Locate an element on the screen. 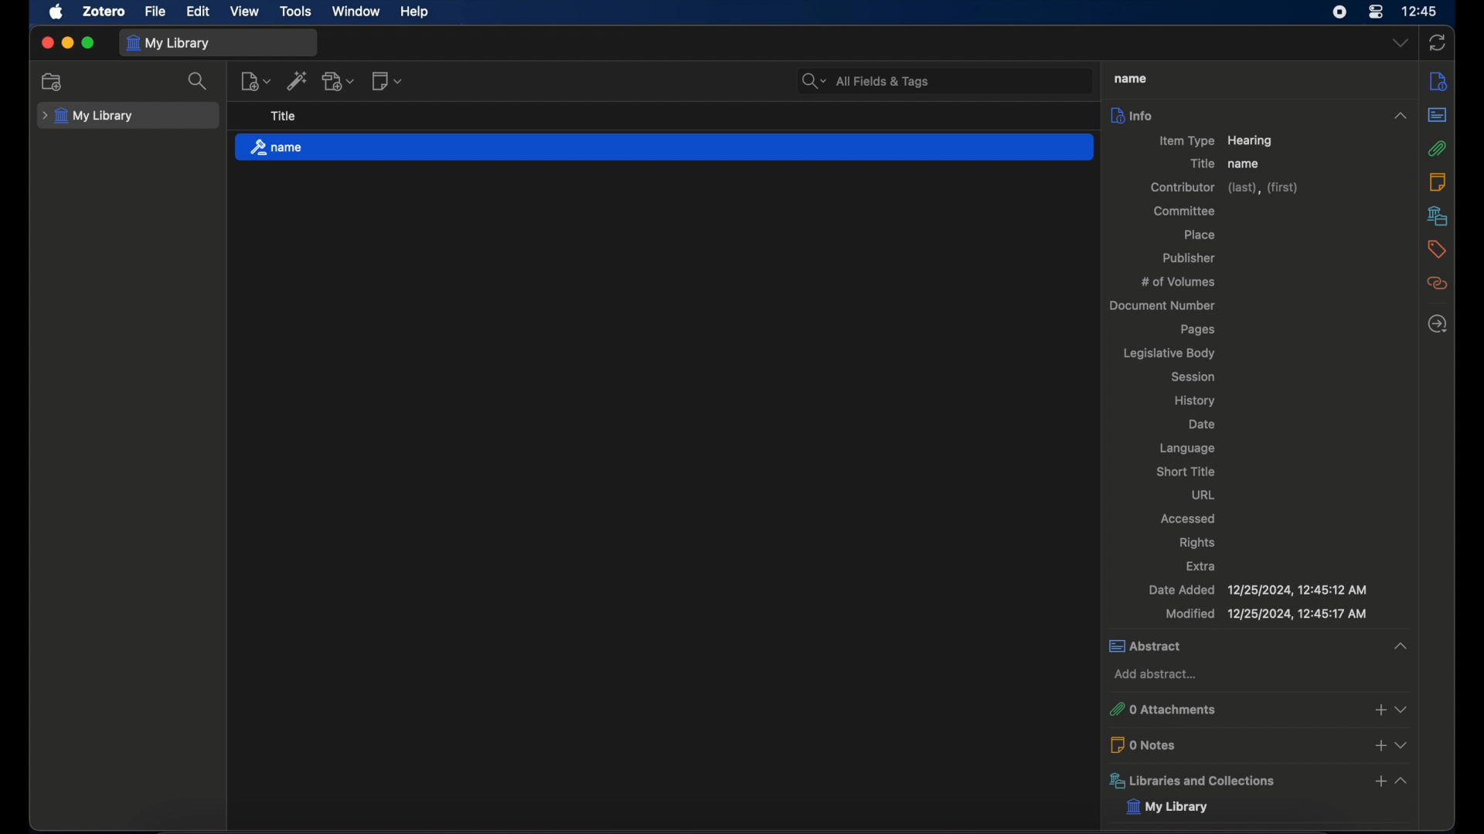  attachments is located at coordinates (1438, 148).